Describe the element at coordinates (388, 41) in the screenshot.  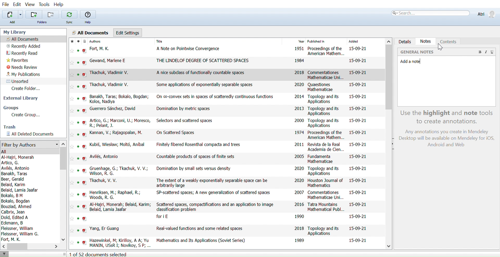
I see `Move up in all files` at that location.